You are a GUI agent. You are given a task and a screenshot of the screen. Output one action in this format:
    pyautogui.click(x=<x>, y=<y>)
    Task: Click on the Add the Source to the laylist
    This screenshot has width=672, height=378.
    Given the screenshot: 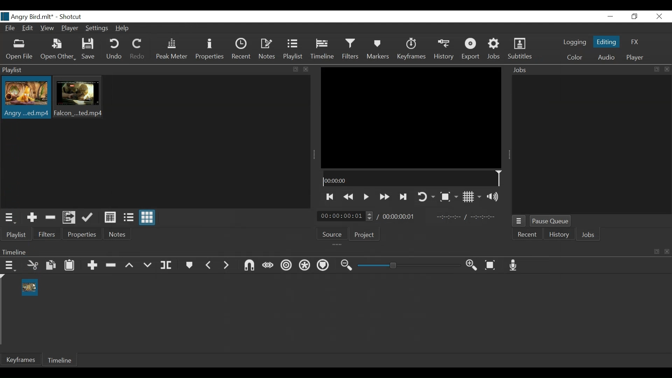 What is the action you would take?
    pyautogui.click(x=32, y=218)
    